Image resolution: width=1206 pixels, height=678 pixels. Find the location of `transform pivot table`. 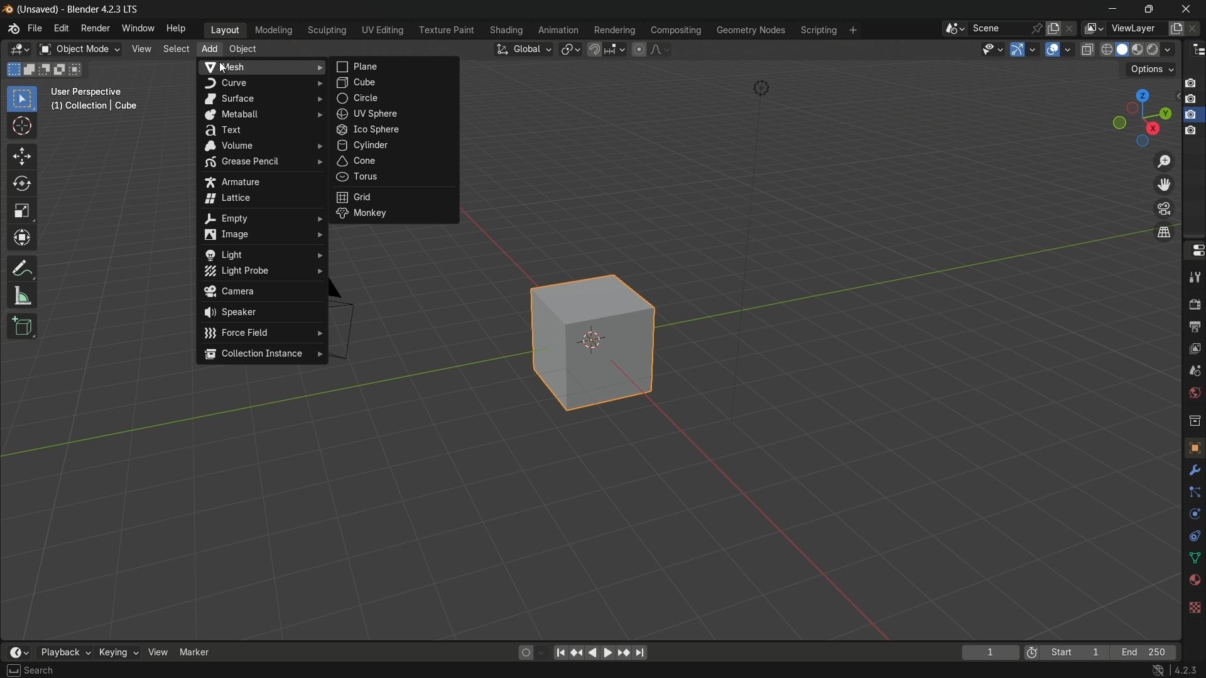

transform pivot table is located at coordinates (570, 48).